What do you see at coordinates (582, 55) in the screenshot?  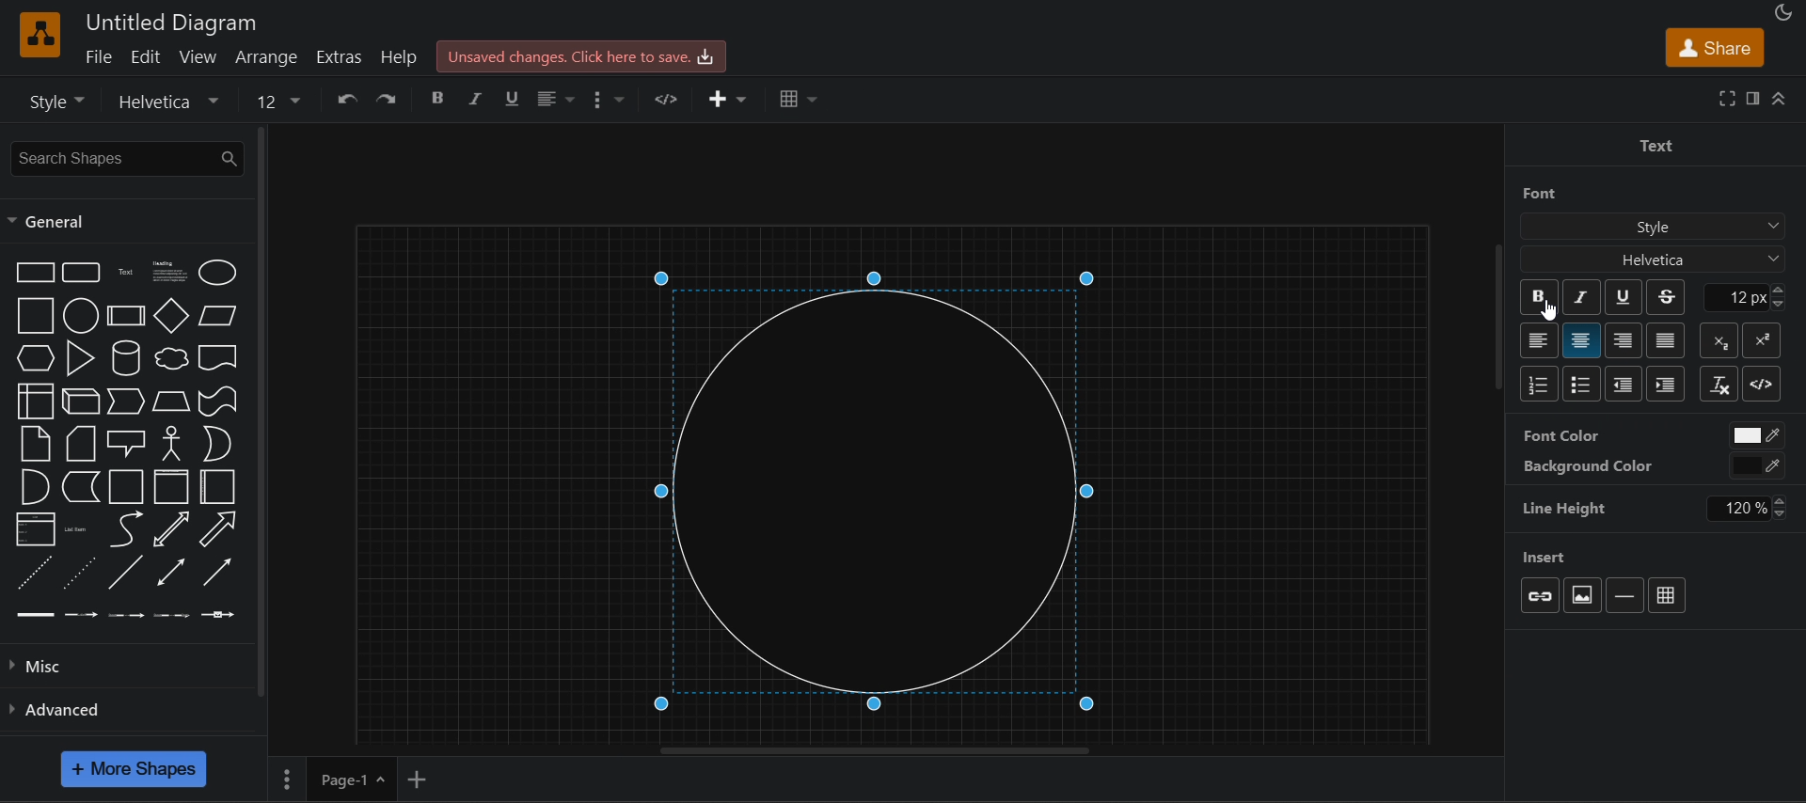 I see `unsaved changes. click here to save` at bounding box center [582, 55].